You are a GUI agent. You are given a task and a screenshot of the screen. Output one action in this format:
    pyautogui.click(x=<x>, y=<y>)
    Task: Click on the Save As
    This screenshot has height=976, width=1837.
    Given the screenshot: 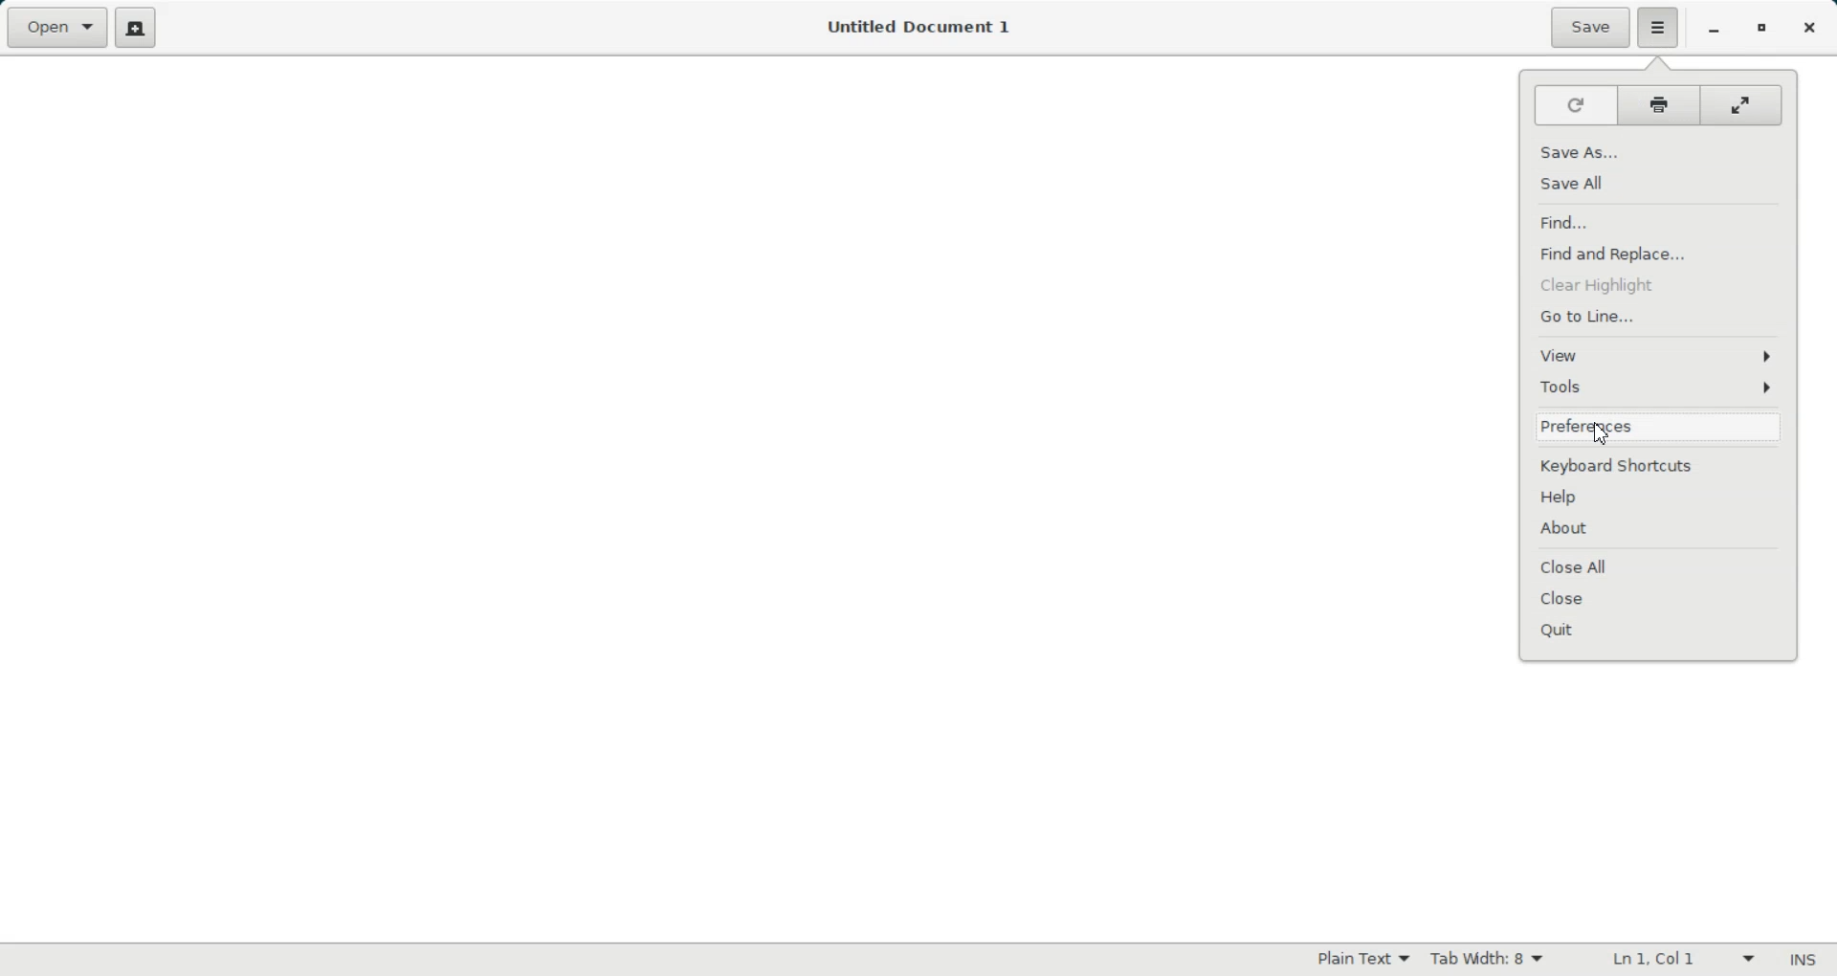 What is the action you would take?
    pyautogui.click(x=1658, y=150)
    